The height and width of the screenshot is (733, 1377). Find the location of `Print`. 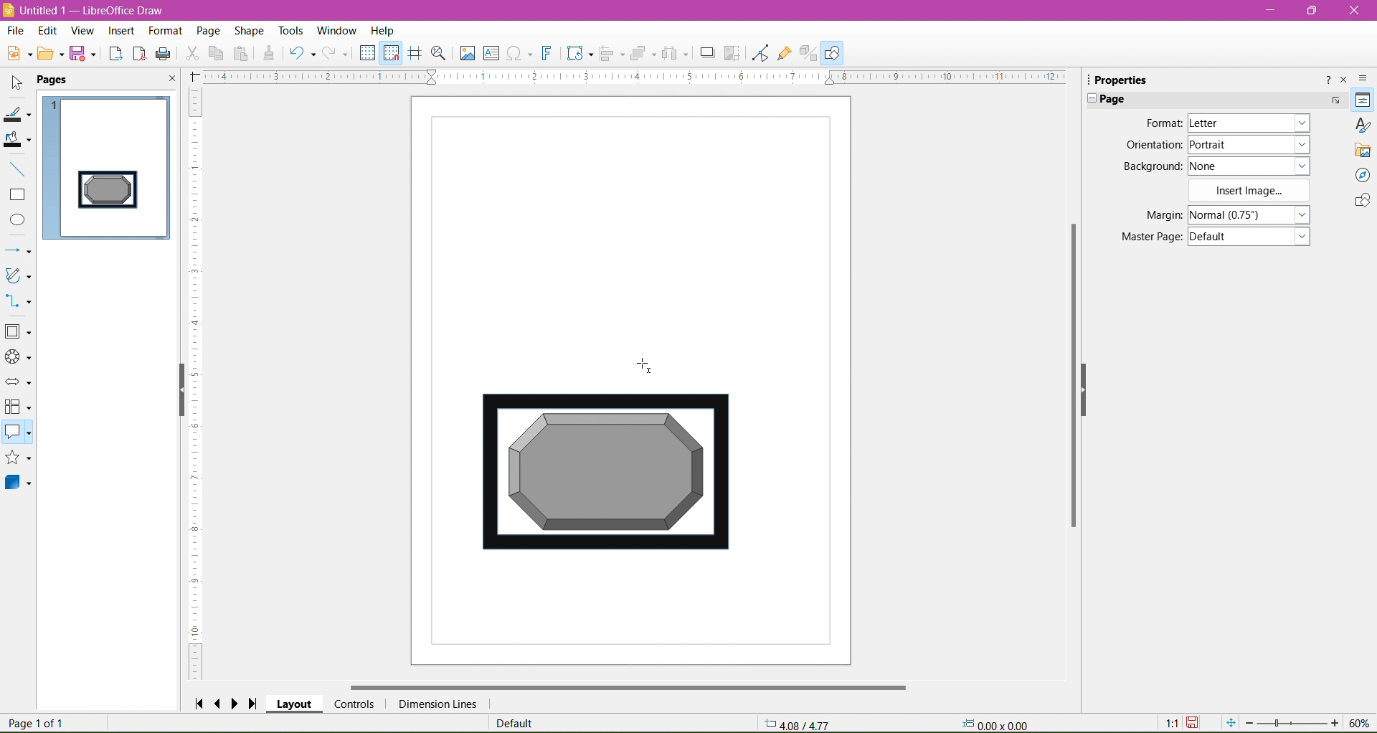

Print is located at coordinates (164, 53).